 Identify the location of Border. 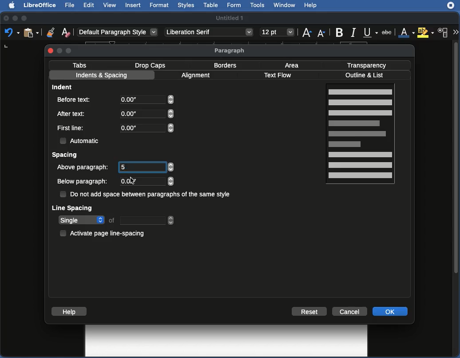
(226, 65).